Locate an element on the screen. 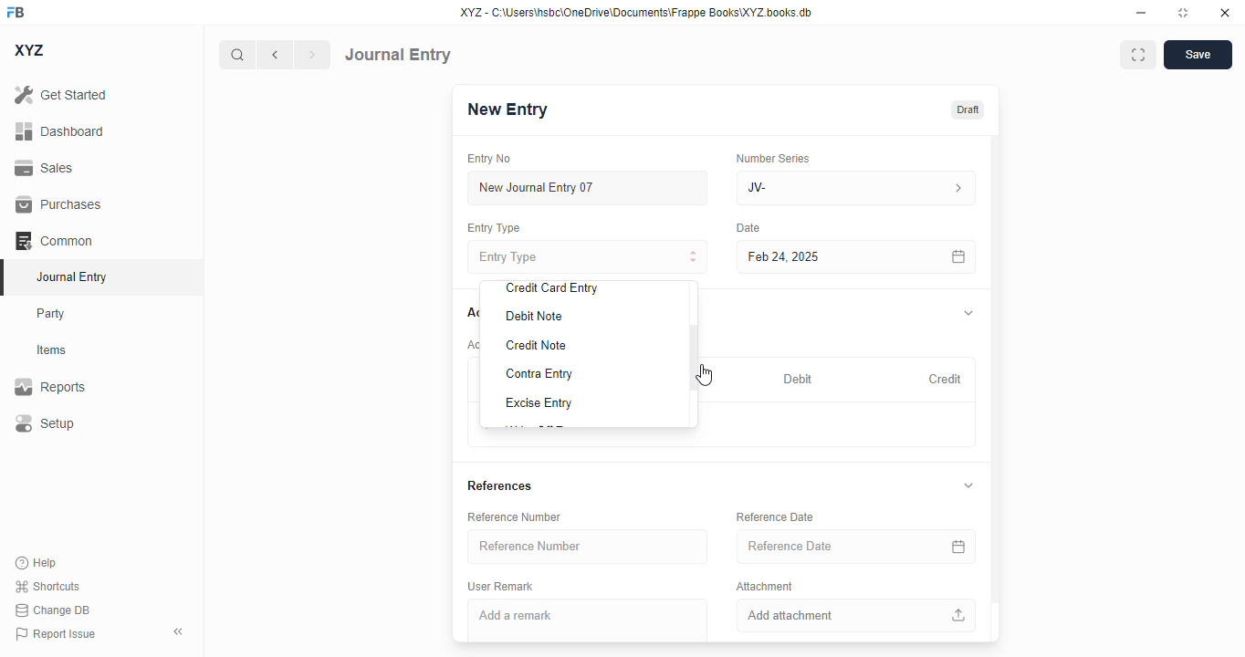 The width and height of the screenshot is (1245, 657). common is located at coordinates (54, 240).